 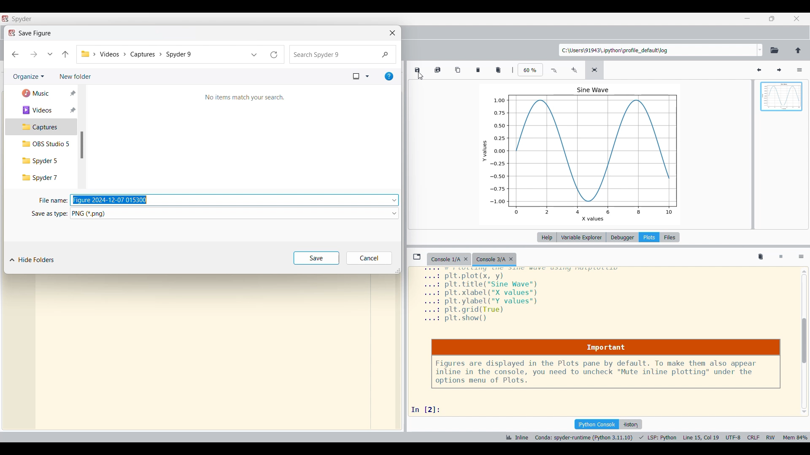 I want to click on Format options, so click(x=234, y=213).